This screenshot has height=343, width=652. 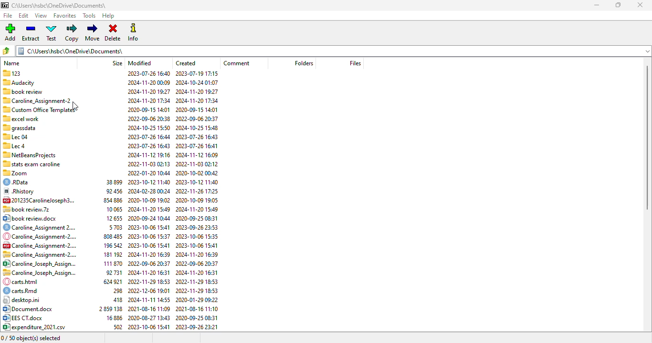 What do you see at coordinates (148, 327) in the screenshot?
I see `2023-10-06 15:41` at bounding box center [148, 327].